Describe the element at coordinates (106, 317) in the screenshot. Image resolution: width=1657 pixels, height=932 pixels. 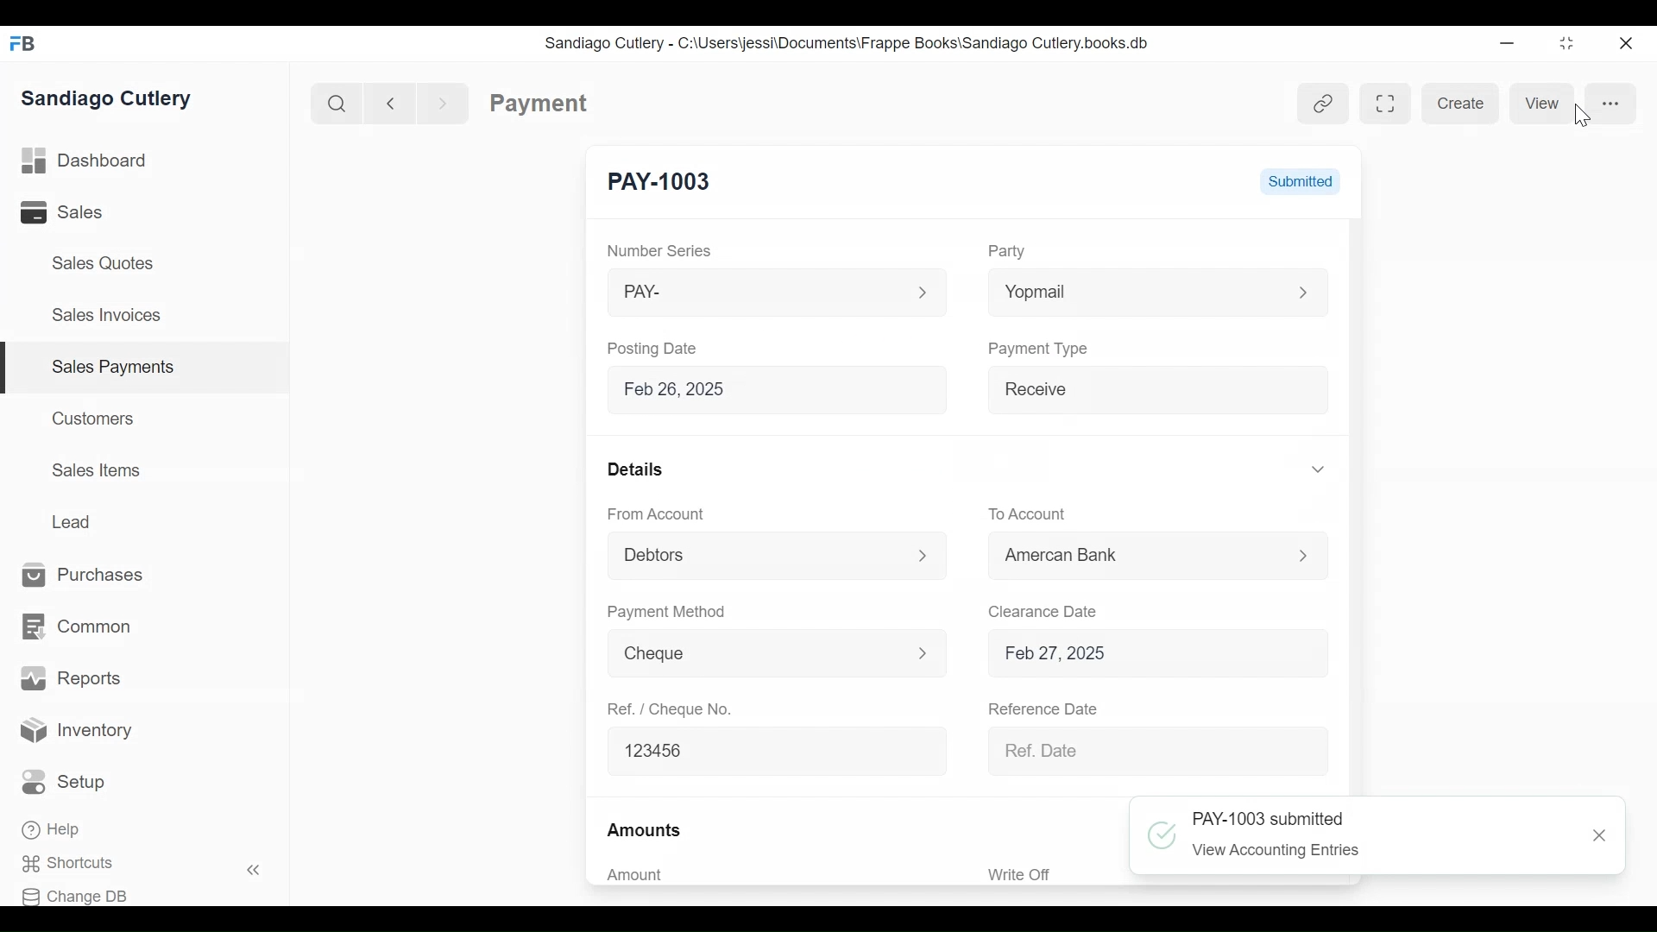
I see `Sales Invoices` at that location.